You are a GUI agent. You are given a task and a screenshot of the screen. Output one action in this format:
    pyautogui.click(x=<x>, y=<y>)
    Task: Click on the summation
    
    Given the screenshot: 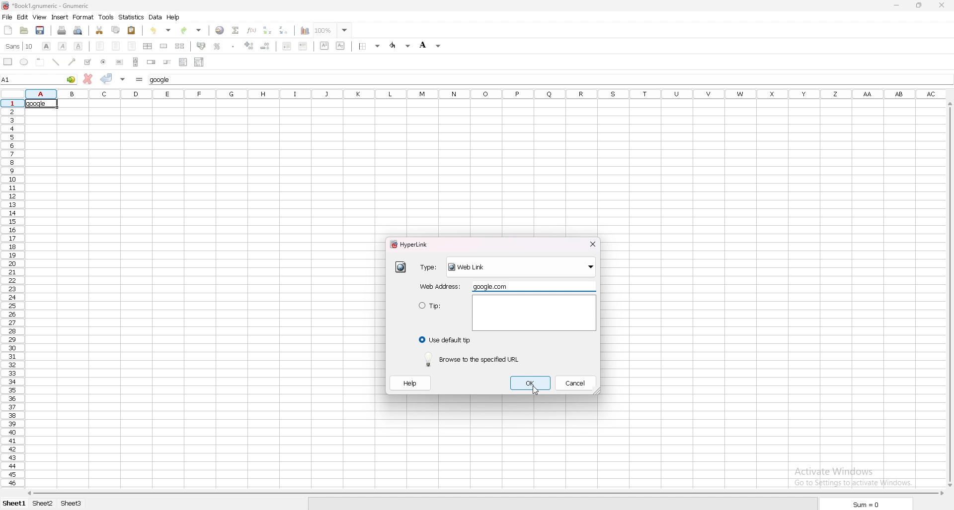 What is the action you would take?
    pyautogui.click(x=236, y=31)
    